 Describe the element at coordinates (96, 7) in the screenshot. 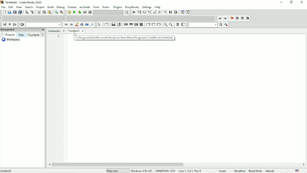

I see `Tools` at that location.